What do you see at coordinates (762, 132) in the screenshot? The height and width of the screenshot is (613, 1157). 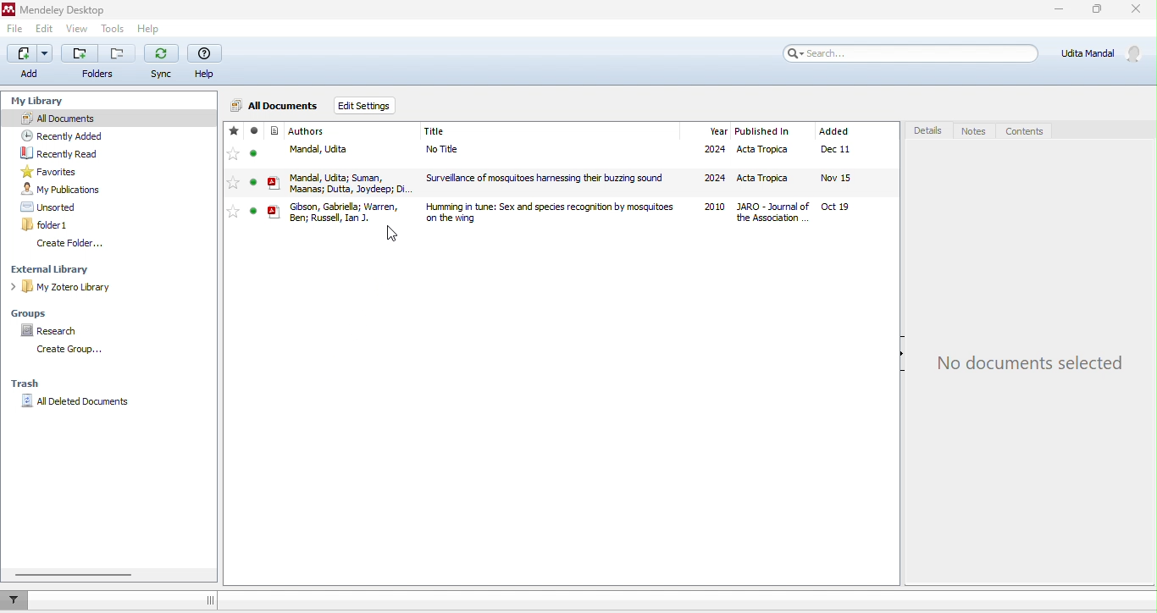 I see `published in` at bounding box center [762, 132].